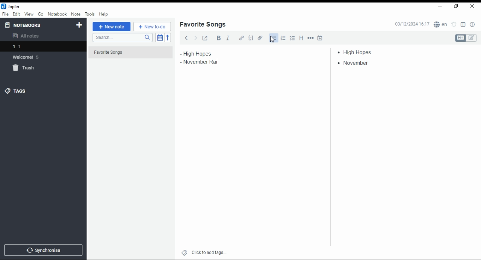 The height and width of the screenshot is (260, 481). I want to click on november rain, so click(360, 63).